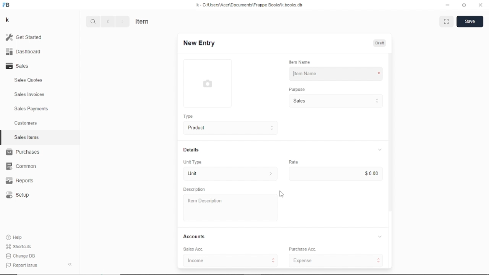 The height and width of the screenshot is (275, 489). Describe the element at coordinates (188, 116) in the screenshot. I see `Type` at that location.